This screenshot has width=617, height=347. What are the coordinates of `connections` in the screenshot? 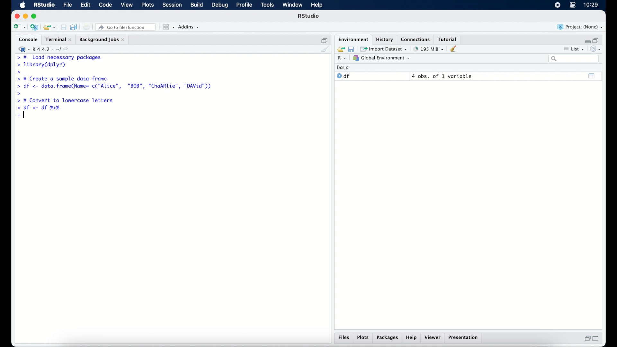 It's located at (416, 39).